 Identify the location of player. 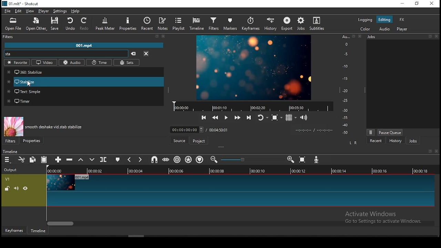
(43, 11).